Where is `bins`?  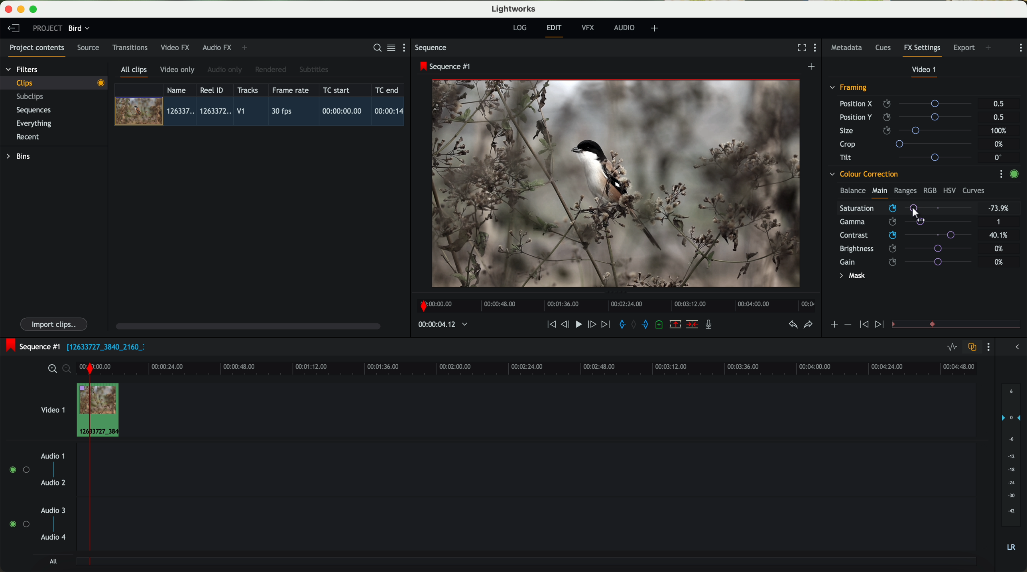
bins is located at coordinates (20, 157).